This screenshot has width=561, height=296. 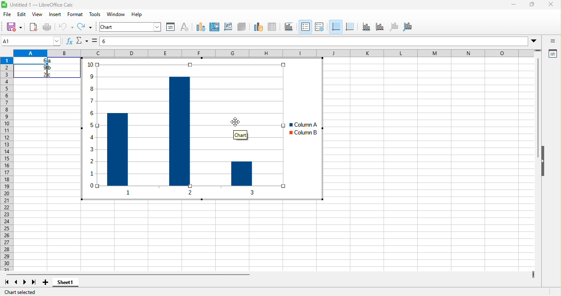 What do you see at coordinates (9, 283) in the screenshot?
I see `first` at bounding box center [9, 283].